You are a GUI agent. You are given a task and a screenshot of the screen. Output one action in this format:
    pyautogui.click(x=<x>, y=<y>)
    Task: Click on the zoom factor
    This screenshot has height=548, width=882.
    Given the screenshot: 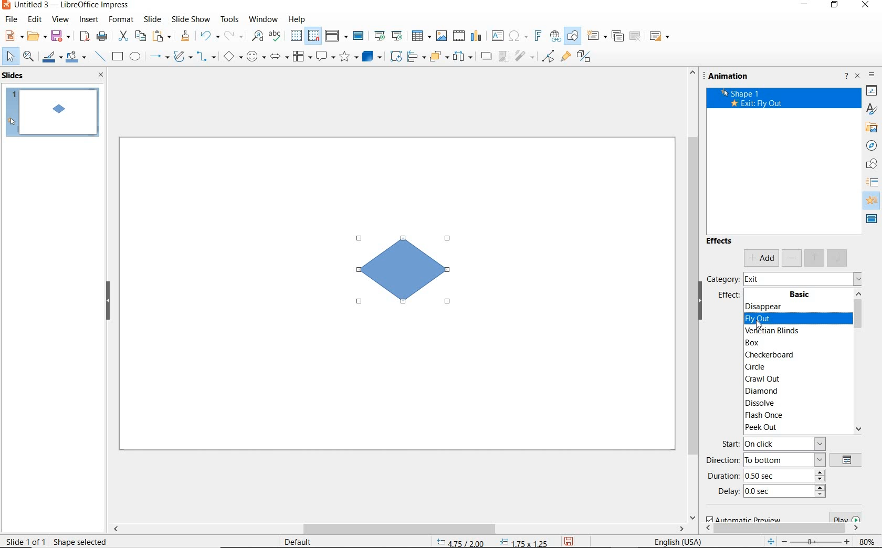 What is the action you would take?
    pyautogui.click(x=866, y=540)
    